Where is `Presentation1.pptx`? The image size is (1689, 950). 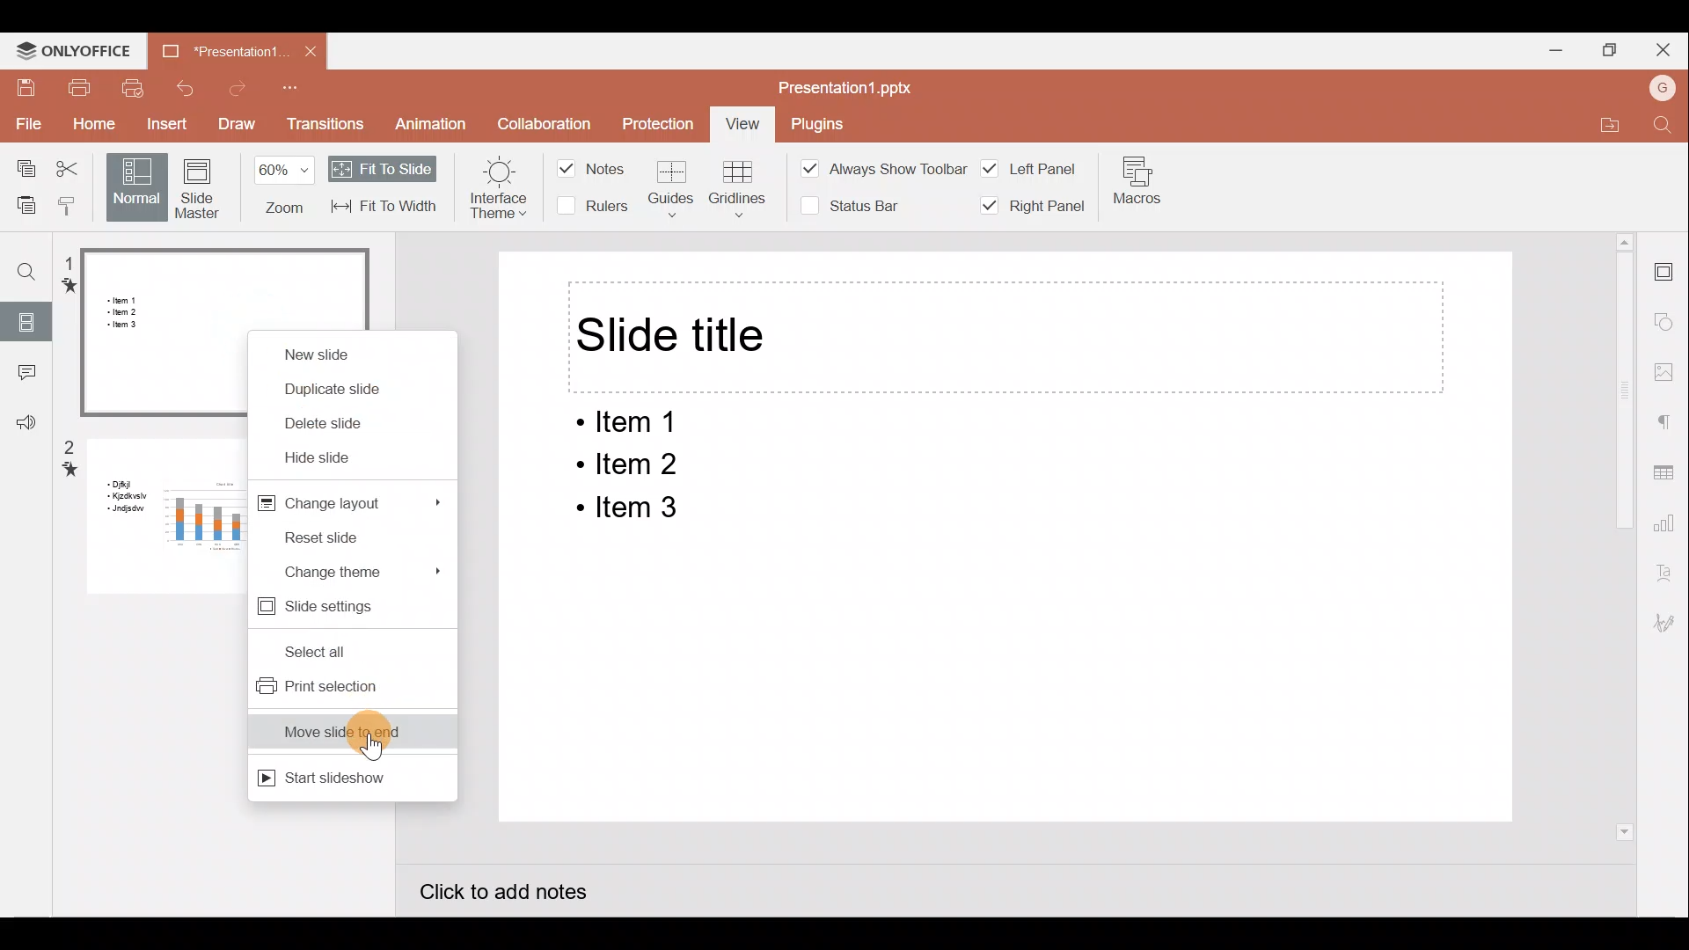
Presentation1.pptx is located at coordinates (866, 85).